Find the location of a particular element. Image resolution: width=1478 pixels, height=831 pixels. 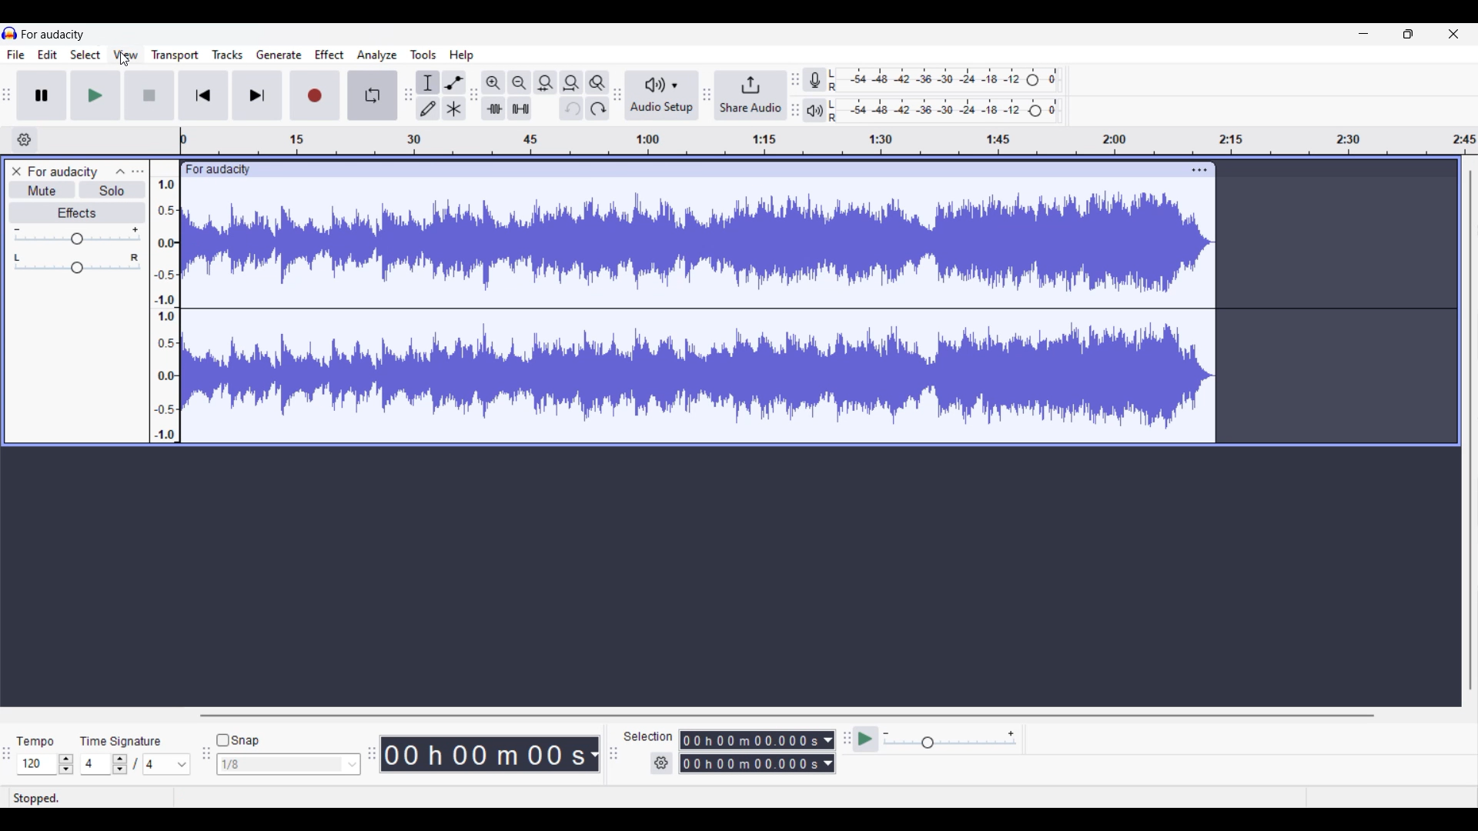

Selection tool is located at coordinates (428, 83).